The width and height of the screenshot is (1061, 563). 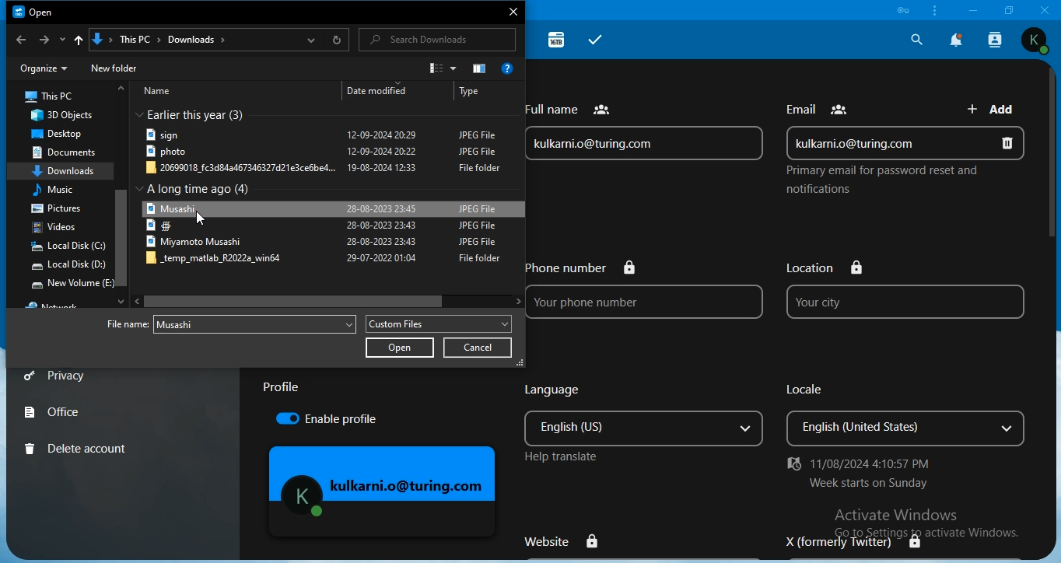 I want to click on , so click(x=64, y=40).